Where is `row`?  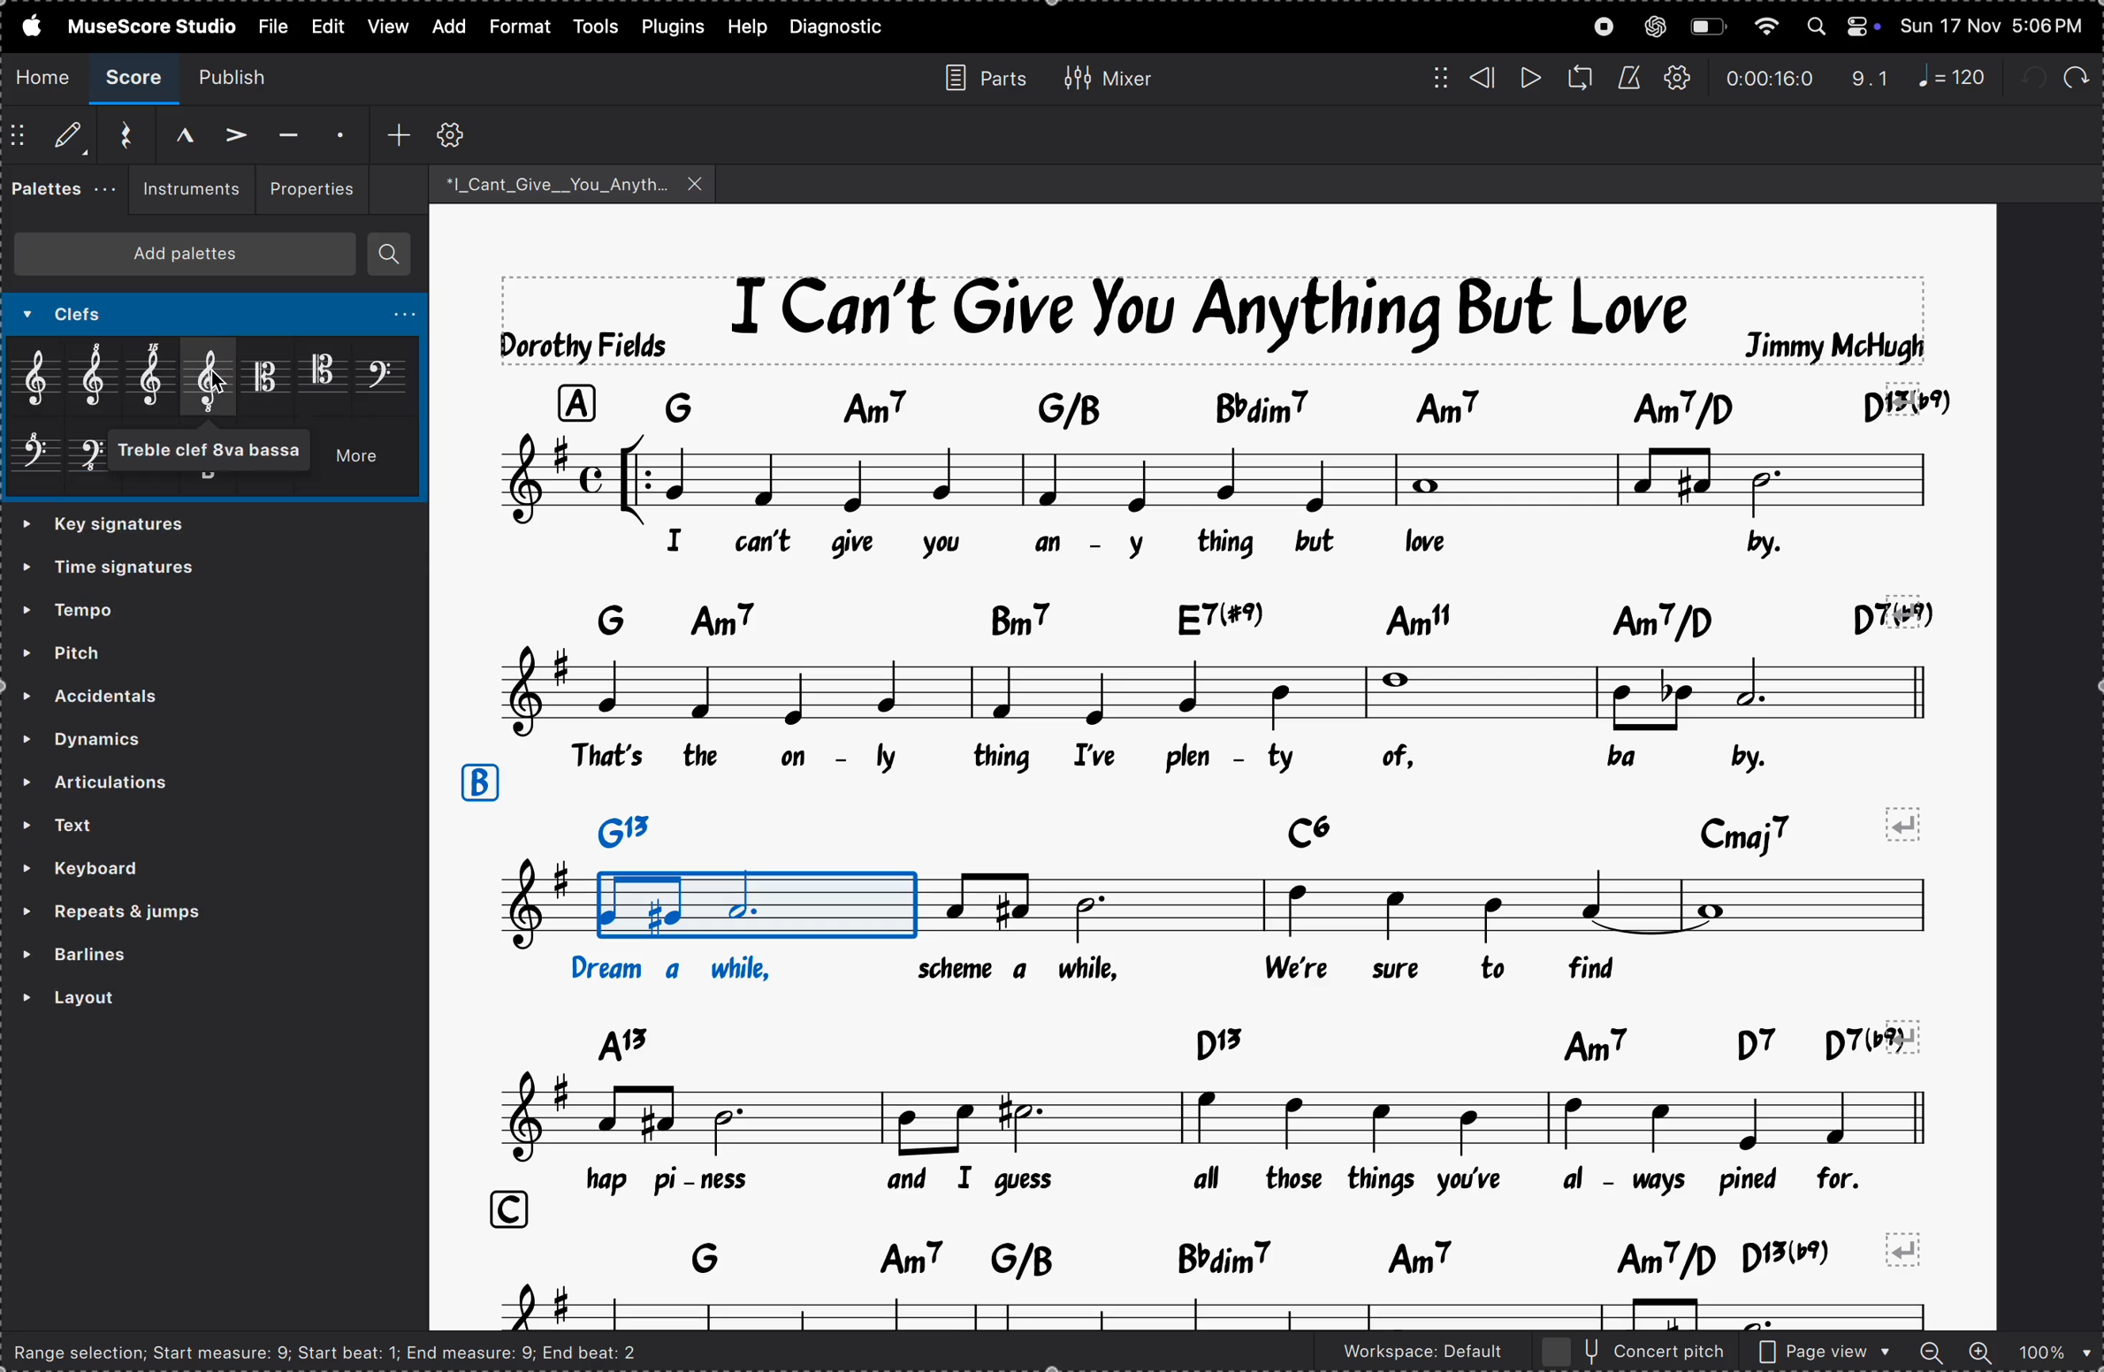 row is located at coordinates (477, 783).